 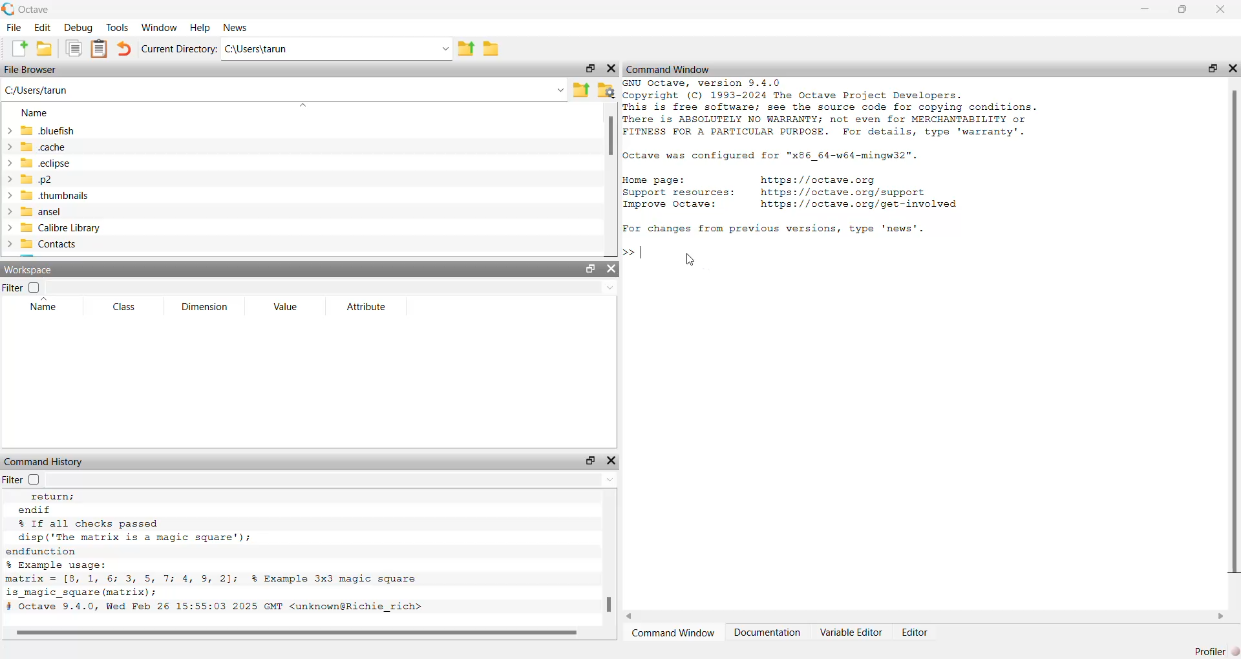 I want to click on Folder settings, so click(x=605, y=90).